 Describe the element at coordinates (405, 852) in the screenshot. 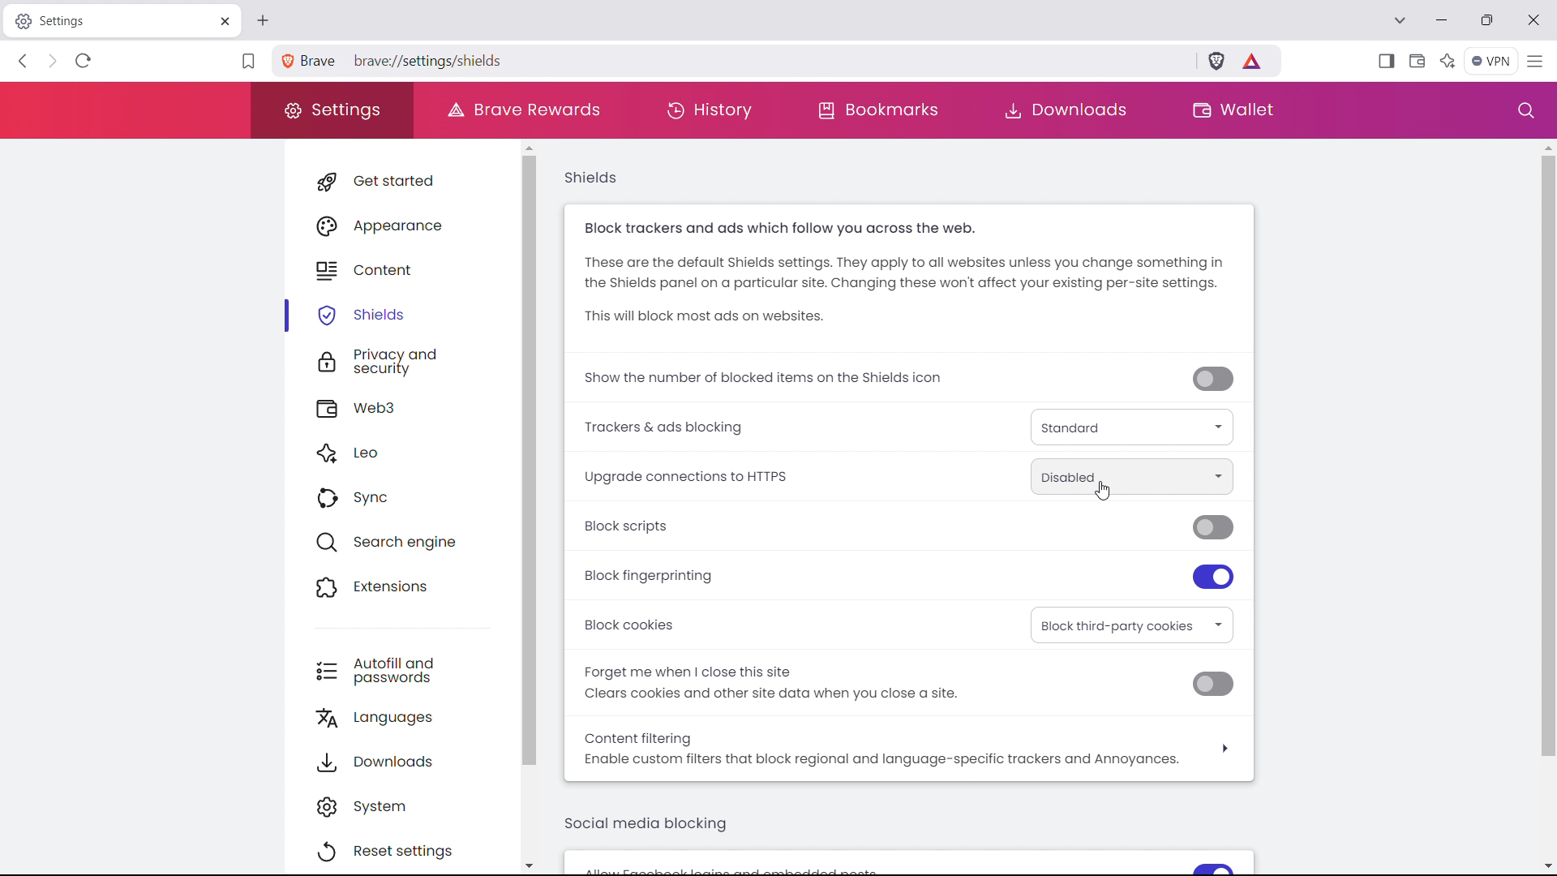

I see `reset settings` at that location.